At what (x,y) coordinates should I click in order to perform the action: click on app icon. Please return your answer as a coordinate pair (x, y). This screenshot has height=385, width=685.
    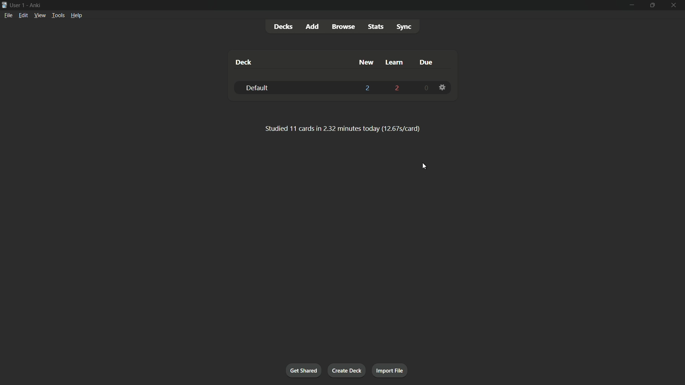
    Looking at the image, I should click on (4, 4).